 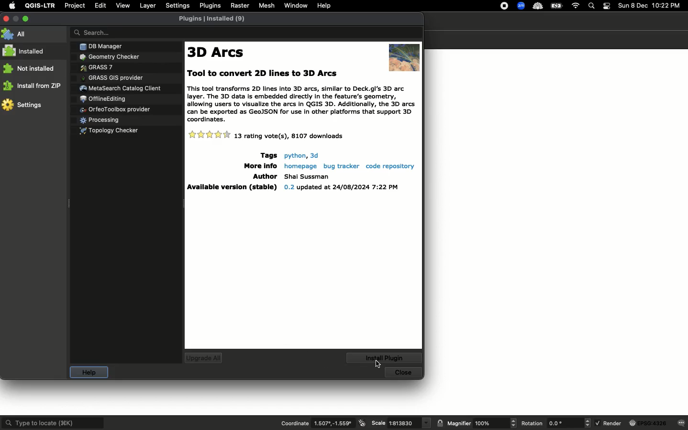 I want to click on bug tracker, so click(x=340, y=166).